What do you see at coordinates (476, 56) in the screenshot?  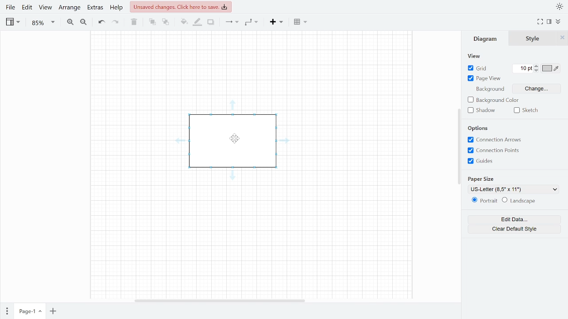 I see `View` at bounding box center [476, 56].